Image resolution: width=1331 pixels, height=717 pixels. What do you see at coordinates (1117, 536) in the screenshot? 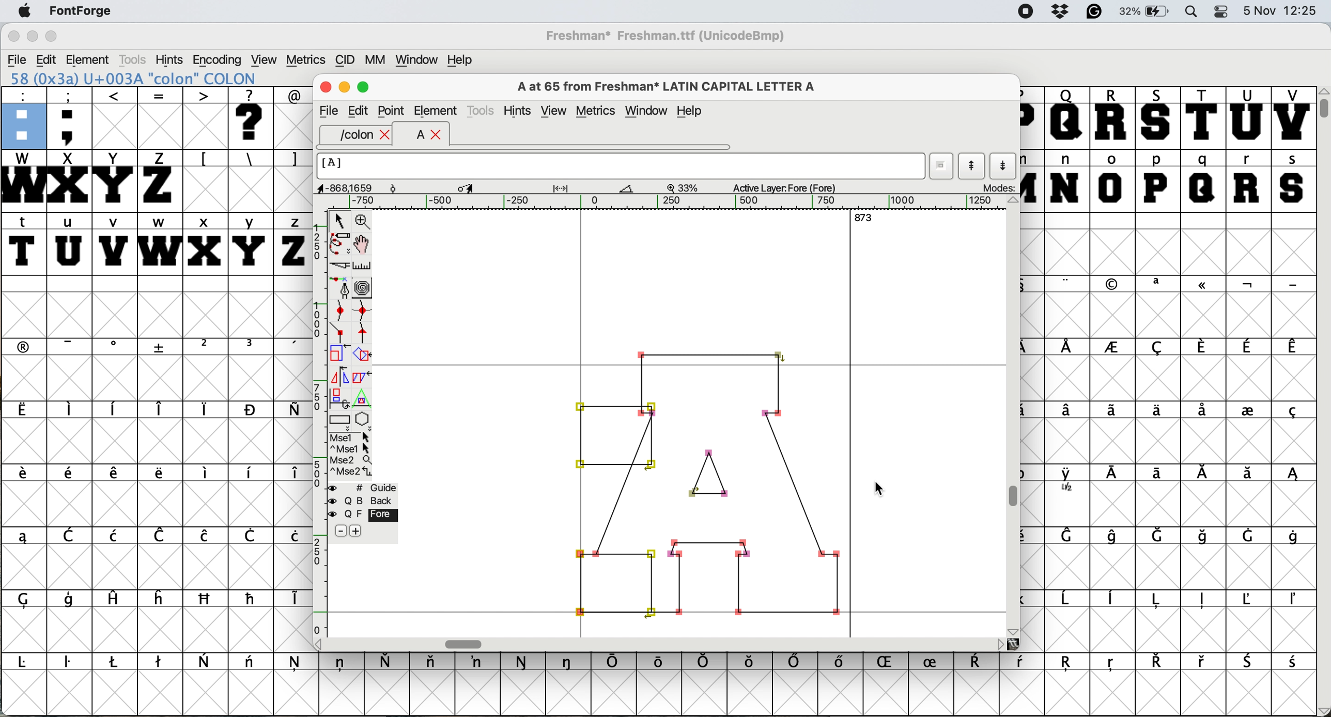
I see `symbol` at bounding box center [1117, 536].